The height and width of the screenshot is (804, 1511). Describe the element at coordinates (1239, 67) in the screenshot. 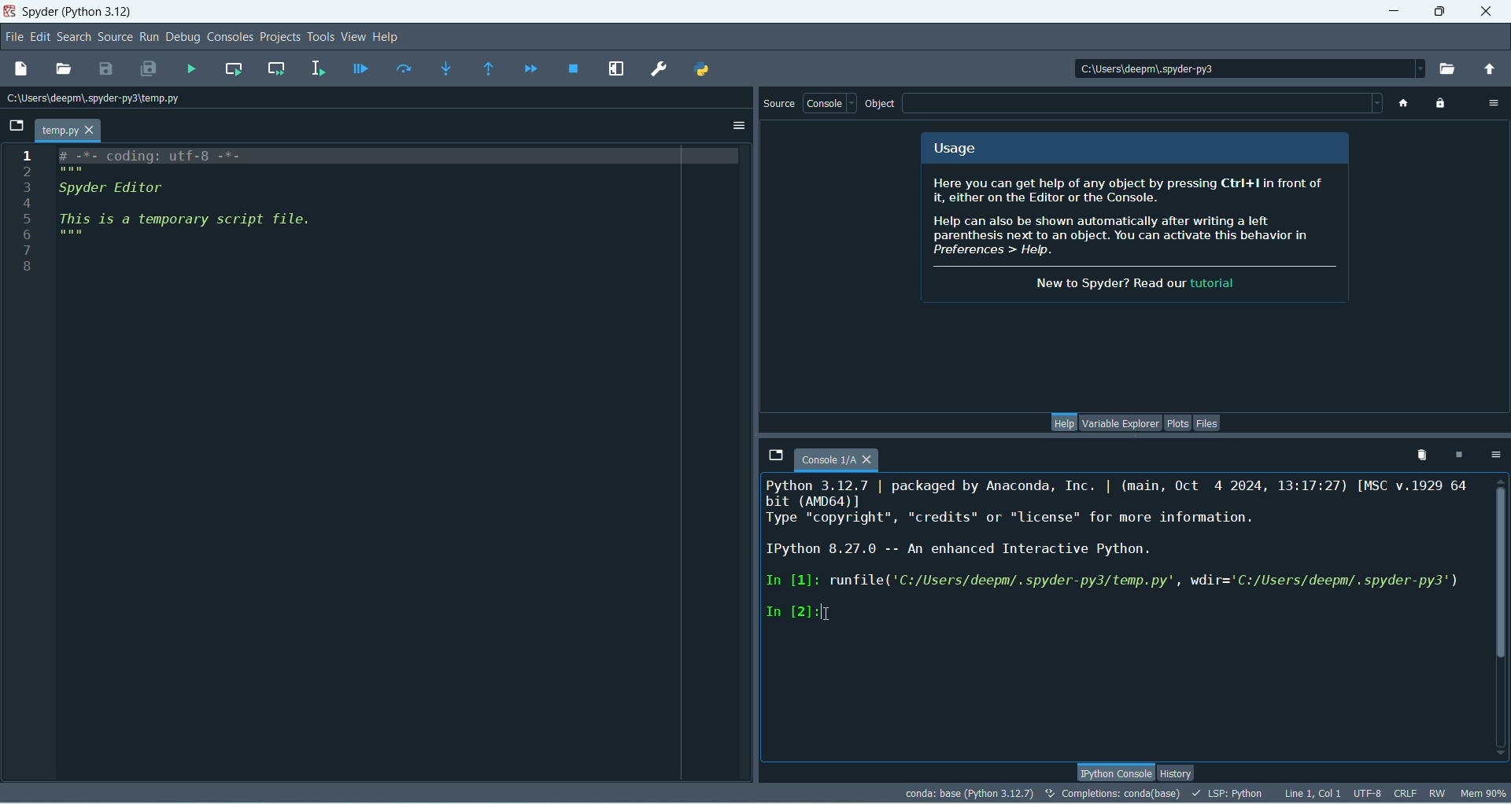

I see `location` at that location.